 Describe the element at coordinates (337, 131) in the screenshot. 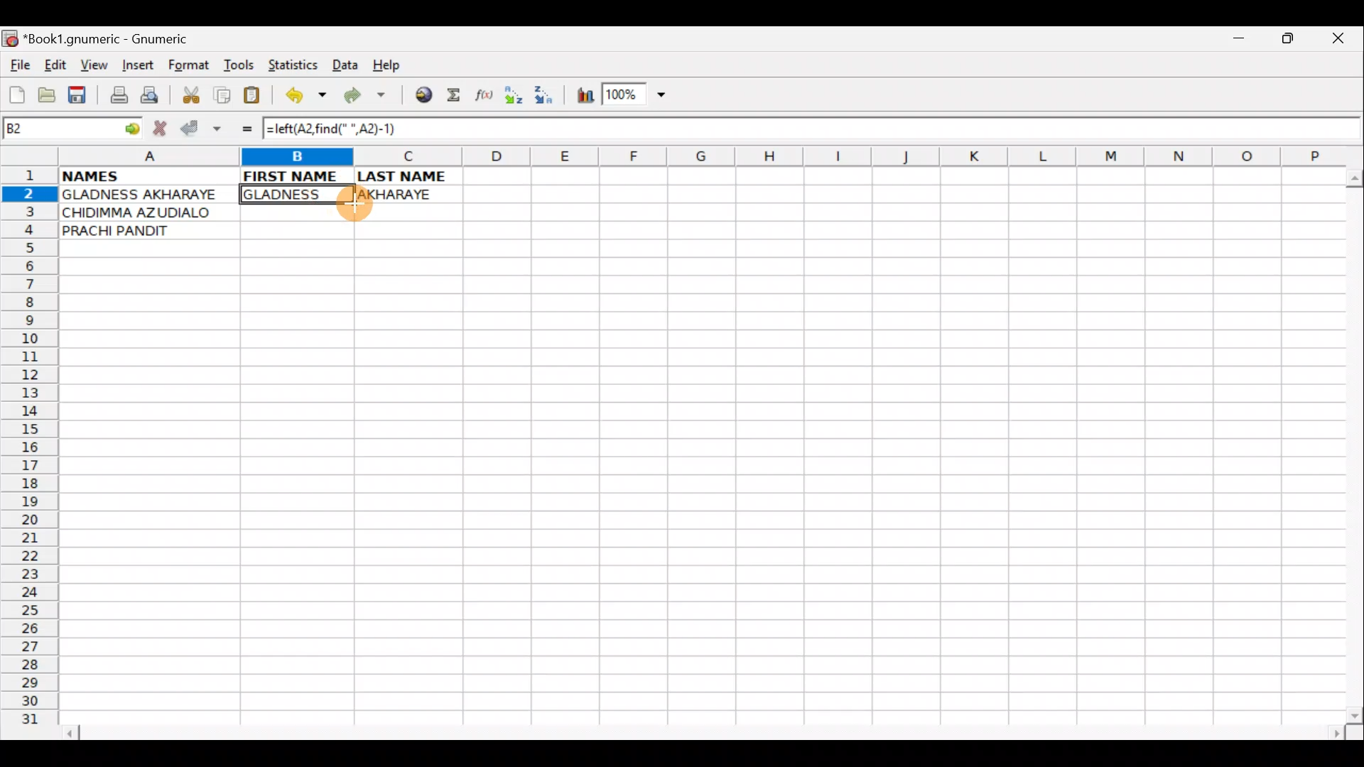

I see `=left(A2, find(" ",A2)-1)` at that location.